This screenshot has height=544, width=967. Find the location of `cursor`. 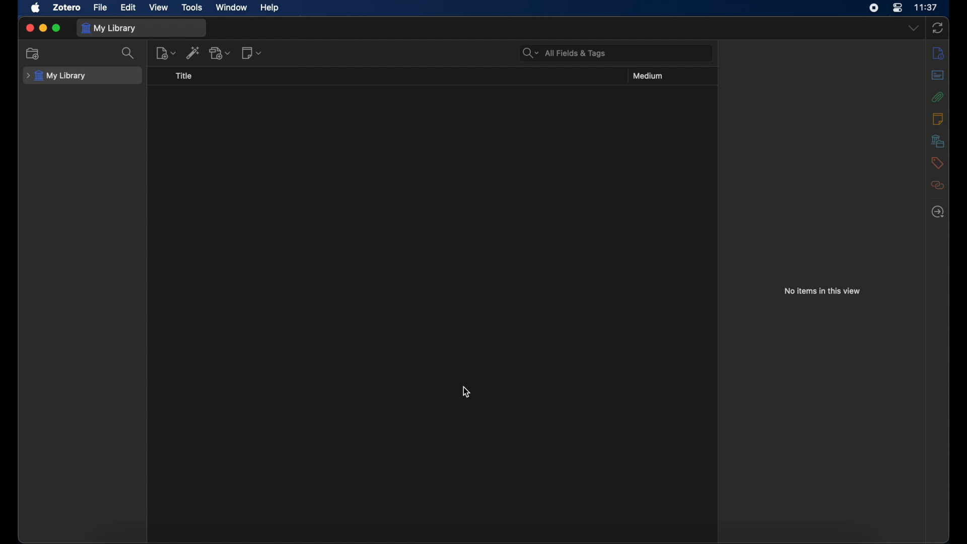

cursor is located at coordinates (466, 392).